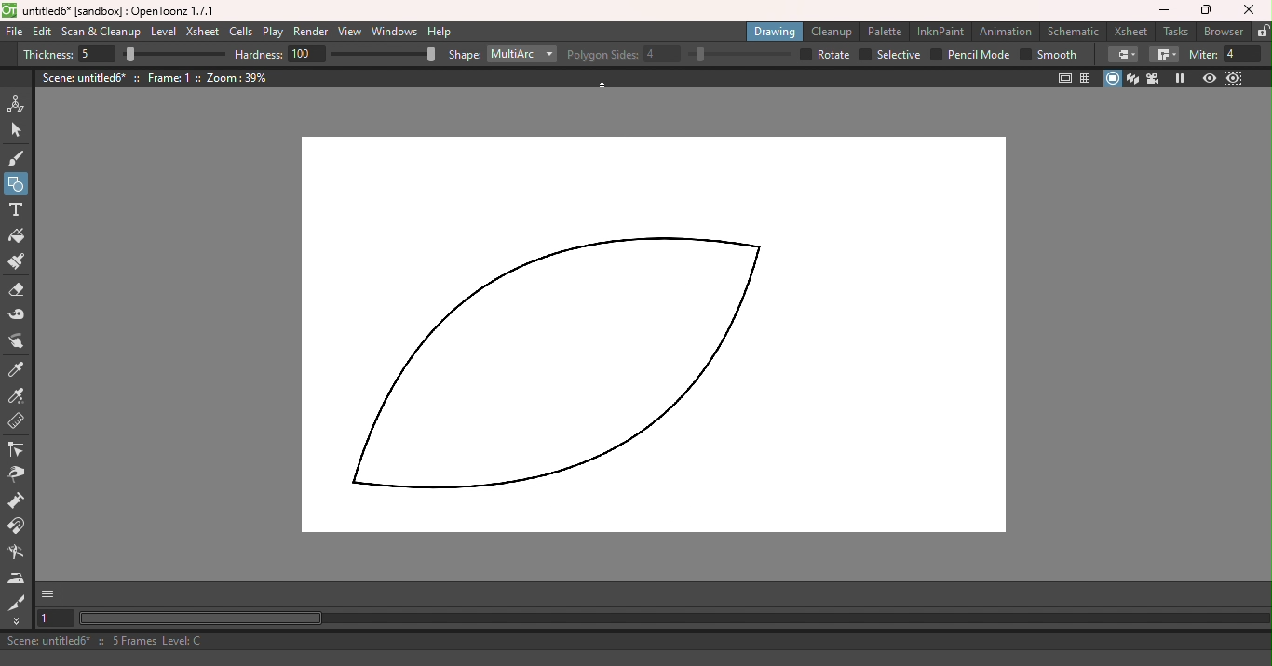  Describe the element at coordinates (20, 477) in the screenshot. I see `Pinch tool` at that location.